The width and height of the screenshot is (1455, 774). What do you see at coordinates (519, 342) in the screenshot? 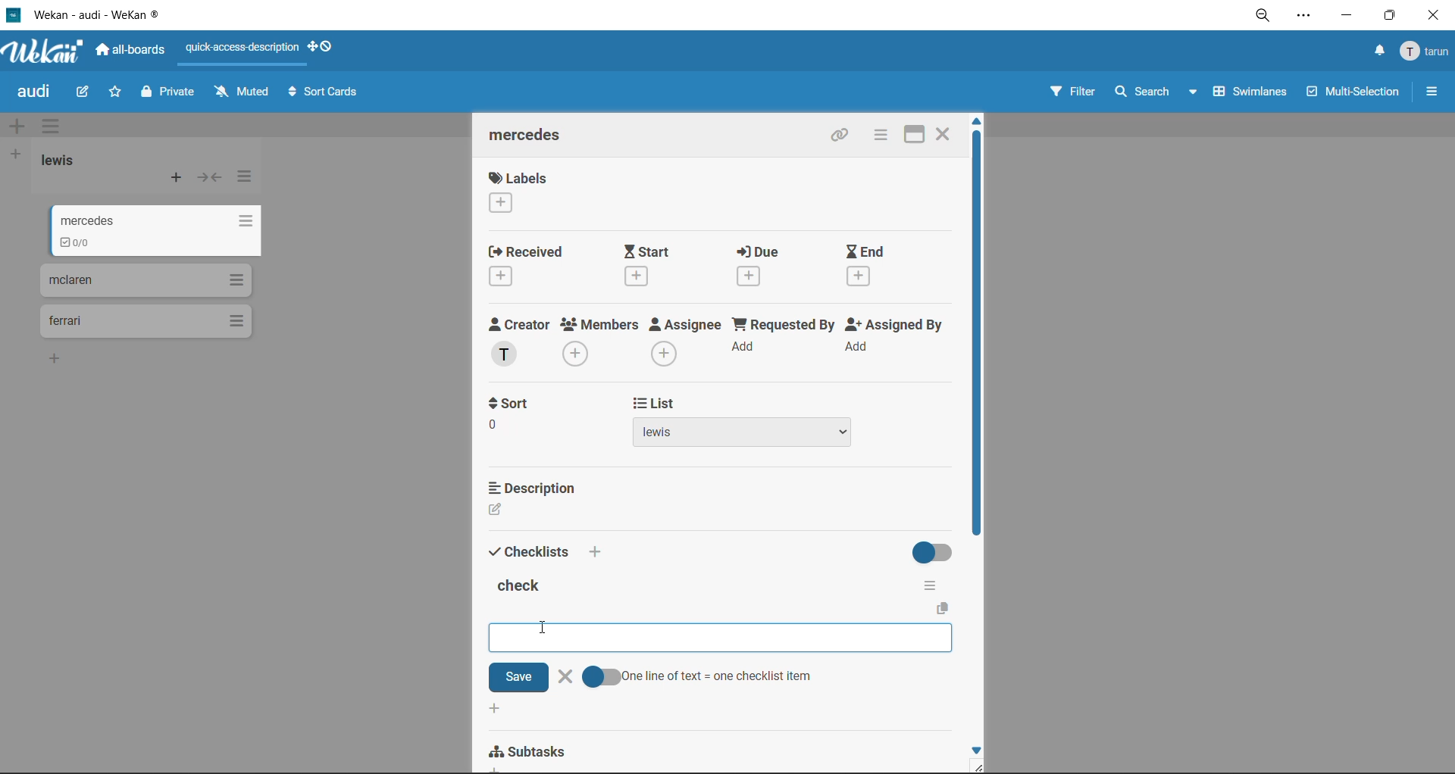
I see `creator` at bounding box center [519, 342].